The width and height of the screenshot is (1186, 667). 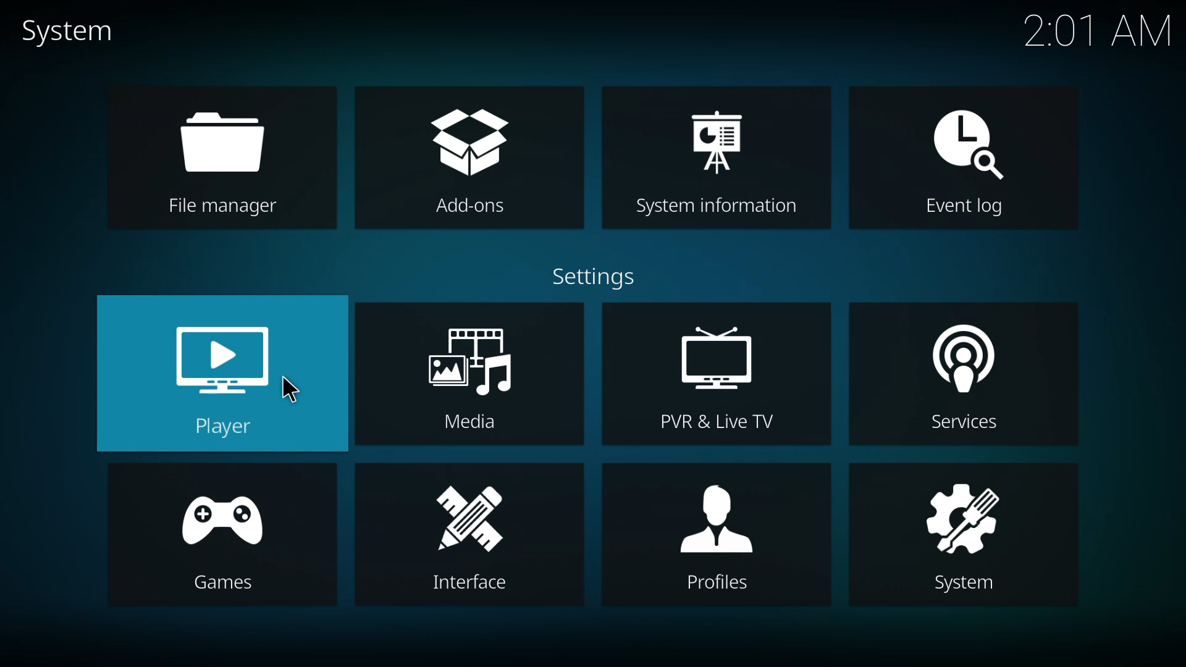 I want to click on time, so click(x=1098, y=31).